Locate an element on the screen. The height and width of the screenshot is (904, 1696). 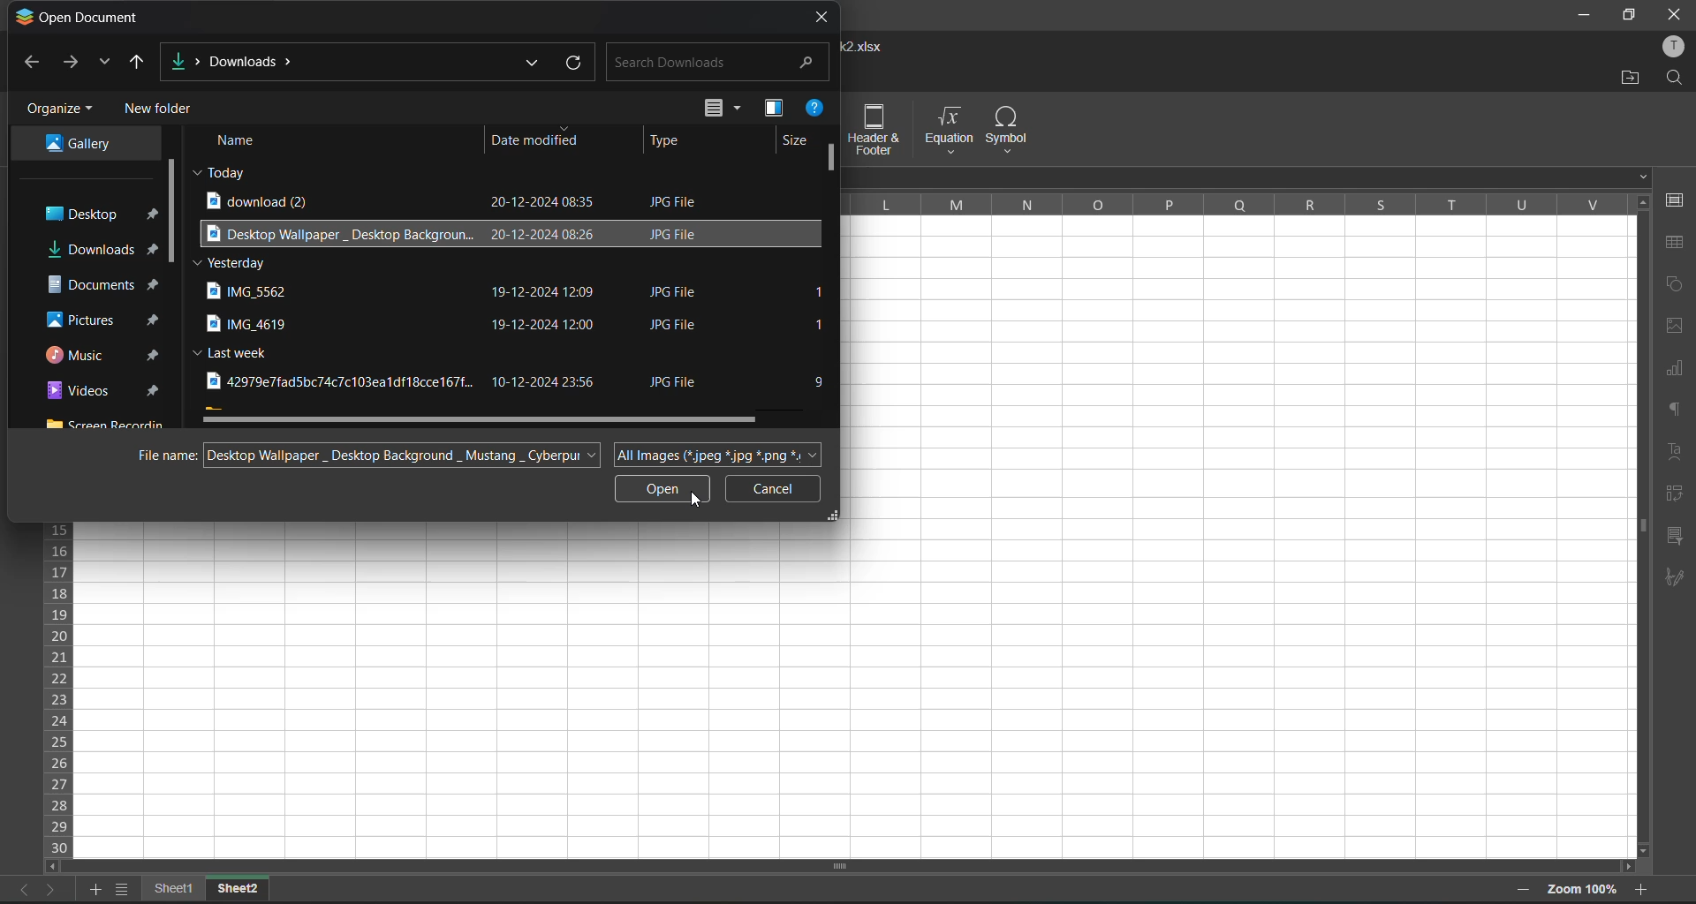
open location is located at coordinates (1624, 79).